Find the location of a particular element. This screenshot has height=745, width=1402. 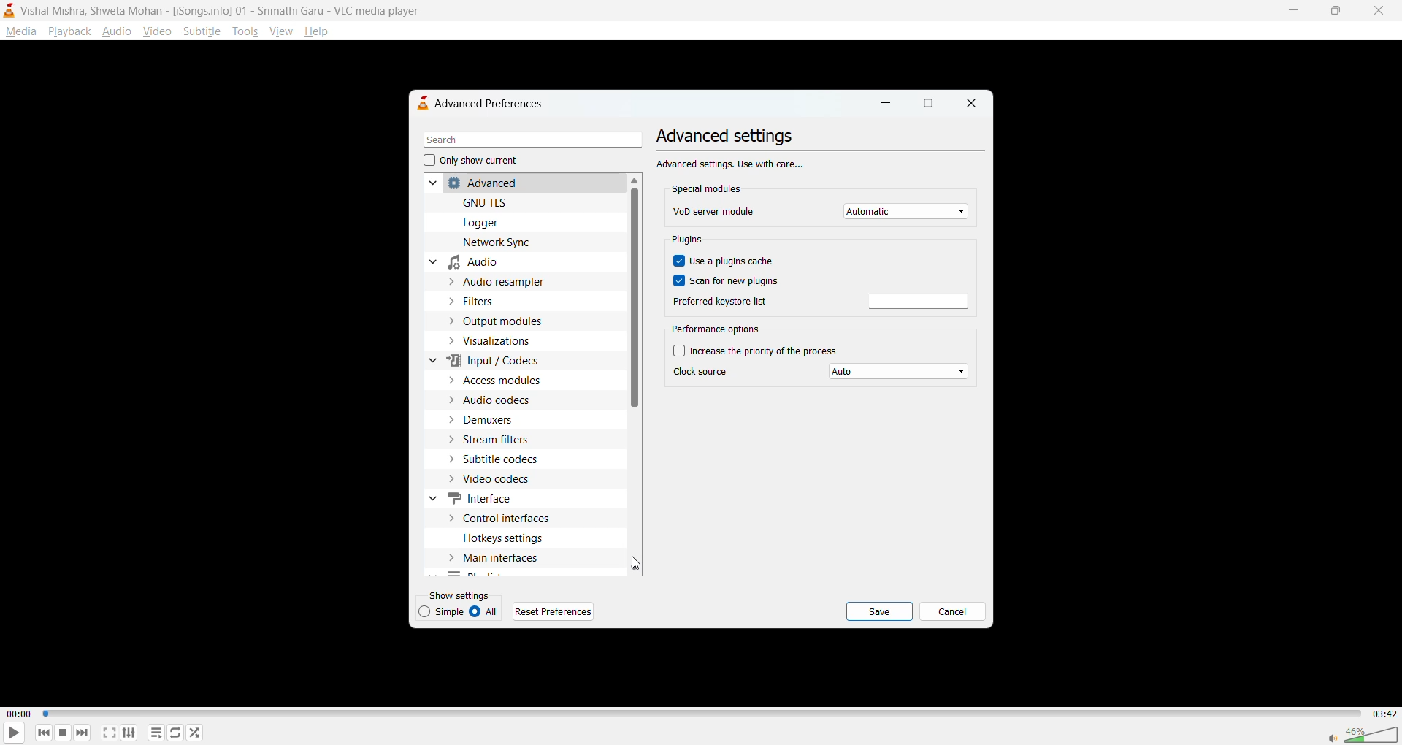

view is located at coordinates (280, 29).